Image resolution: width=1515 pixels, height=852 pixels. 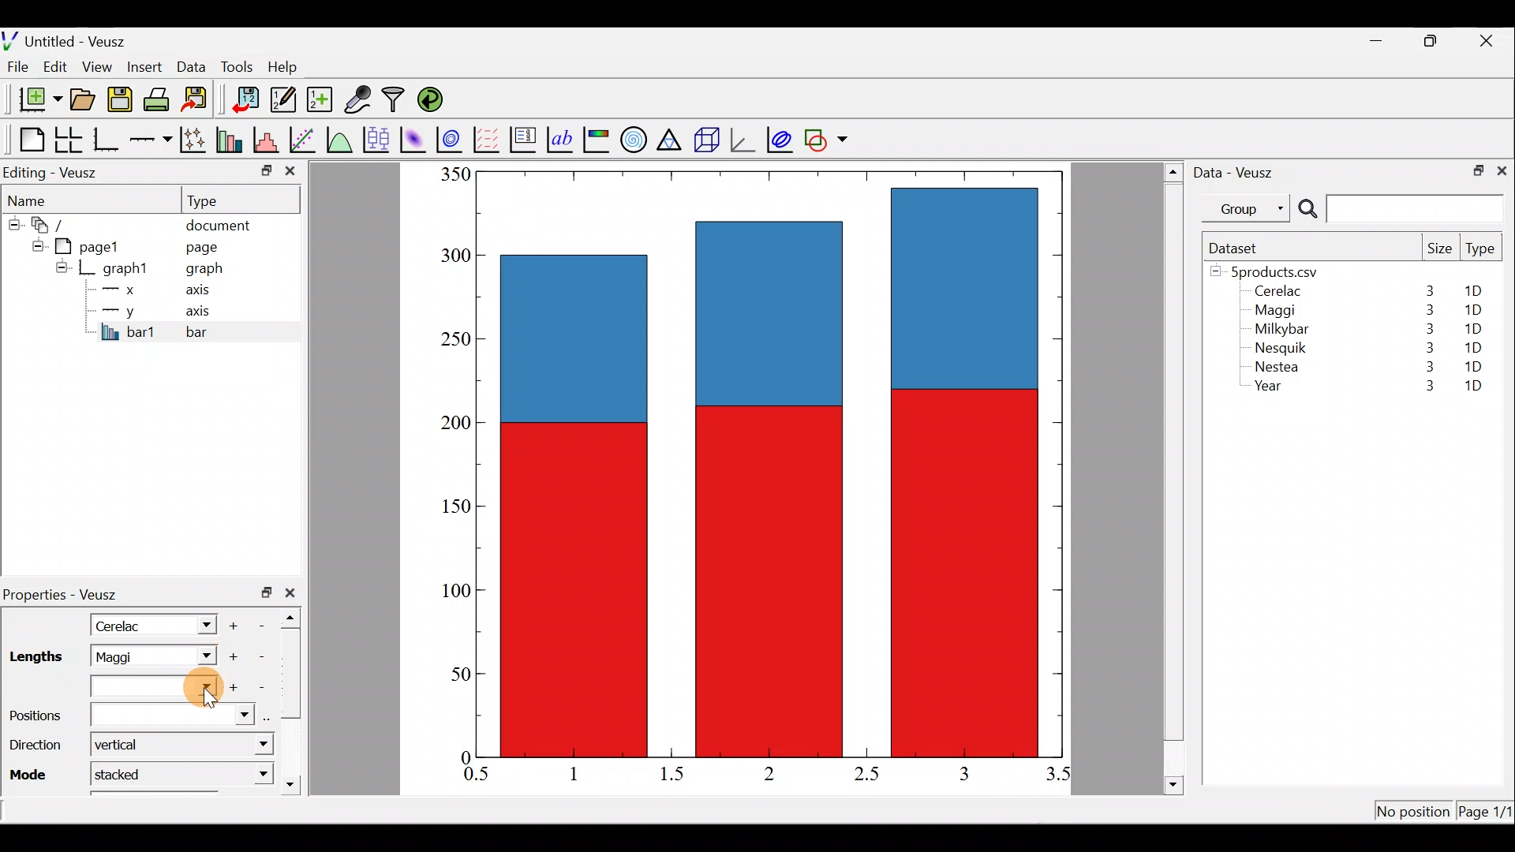 I want to click on Plot points with lines and error bars, so click(x=196, y=140).